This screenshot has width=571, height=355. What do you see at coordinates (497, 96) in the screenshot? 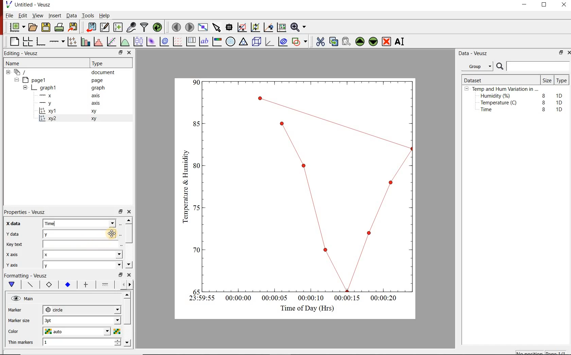
I see `Humidity (%)` at bounding box center [497, 96].